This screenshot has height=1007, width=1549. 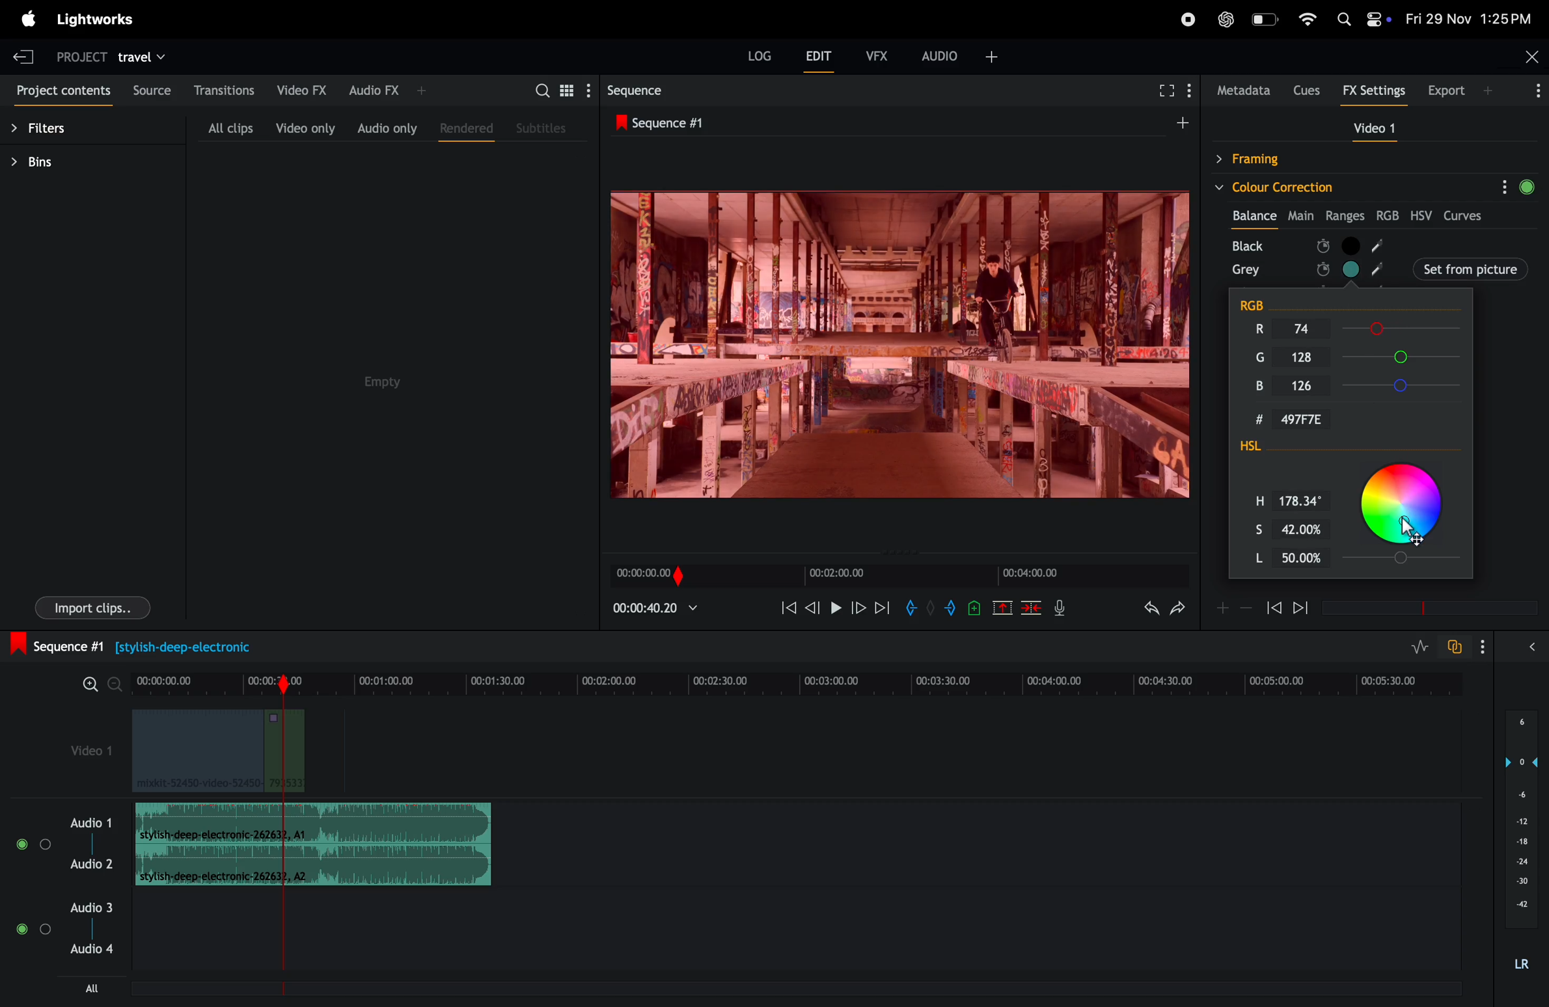 I want to click on Audio 3, so click(x=94, y=907).